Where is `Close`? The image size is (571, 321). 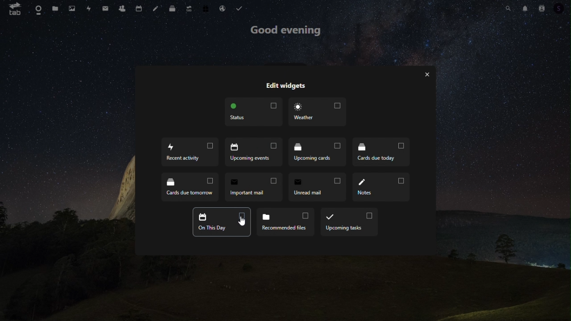
Close is located at coordinates (428, 74).